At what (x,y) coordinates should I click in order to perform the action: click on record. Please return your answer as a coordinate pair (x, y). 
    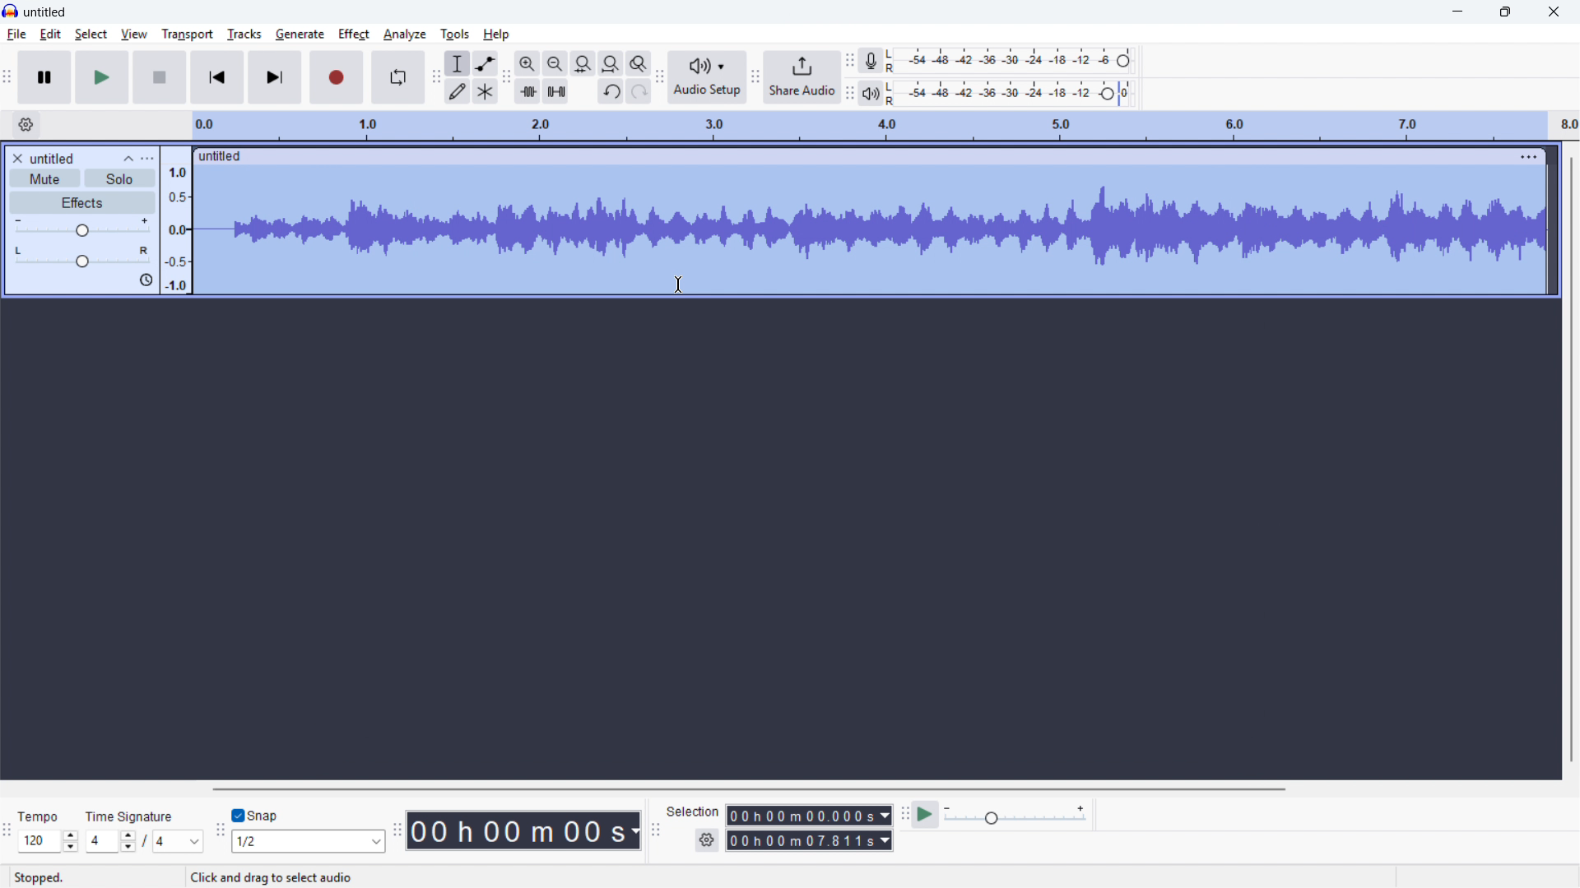
    Looking at the image, I should click on (337, 78).